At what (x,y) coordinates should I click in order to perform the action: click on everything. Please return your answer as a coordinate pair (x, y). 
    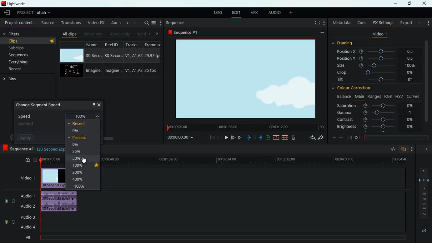
    Looking at the image, I should click on (25, 63).